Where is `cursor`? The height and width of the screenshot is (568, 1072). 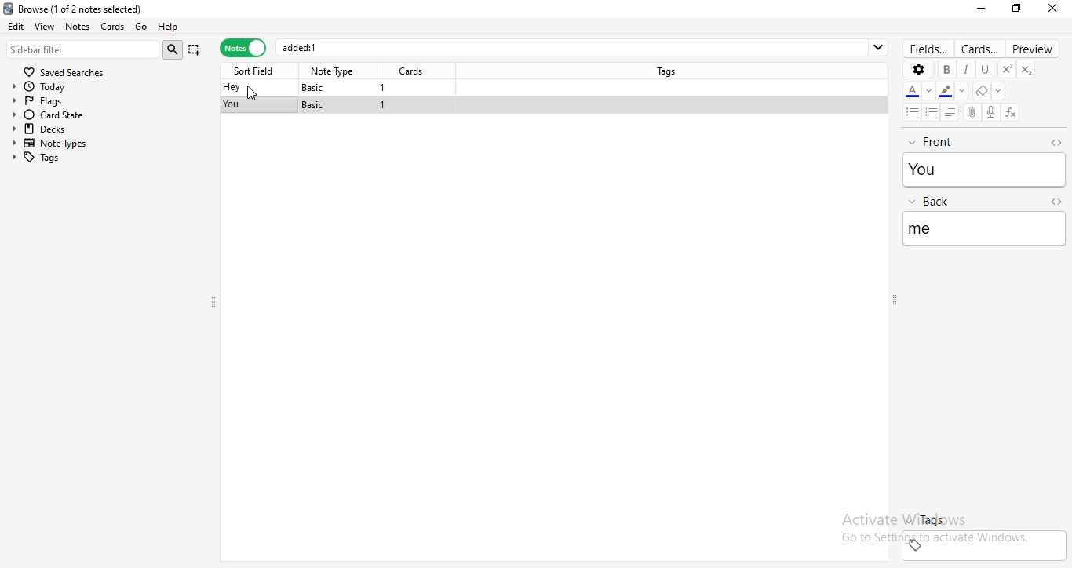 cursor is located at coordinates (253, 95).